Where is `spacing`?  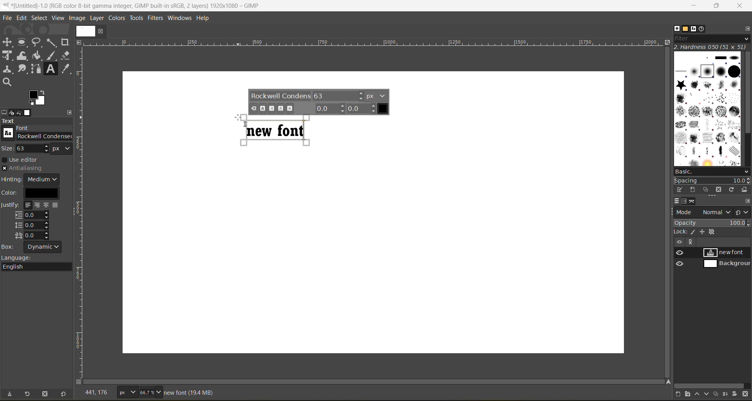 spacing is located at coordinates (711, 181).